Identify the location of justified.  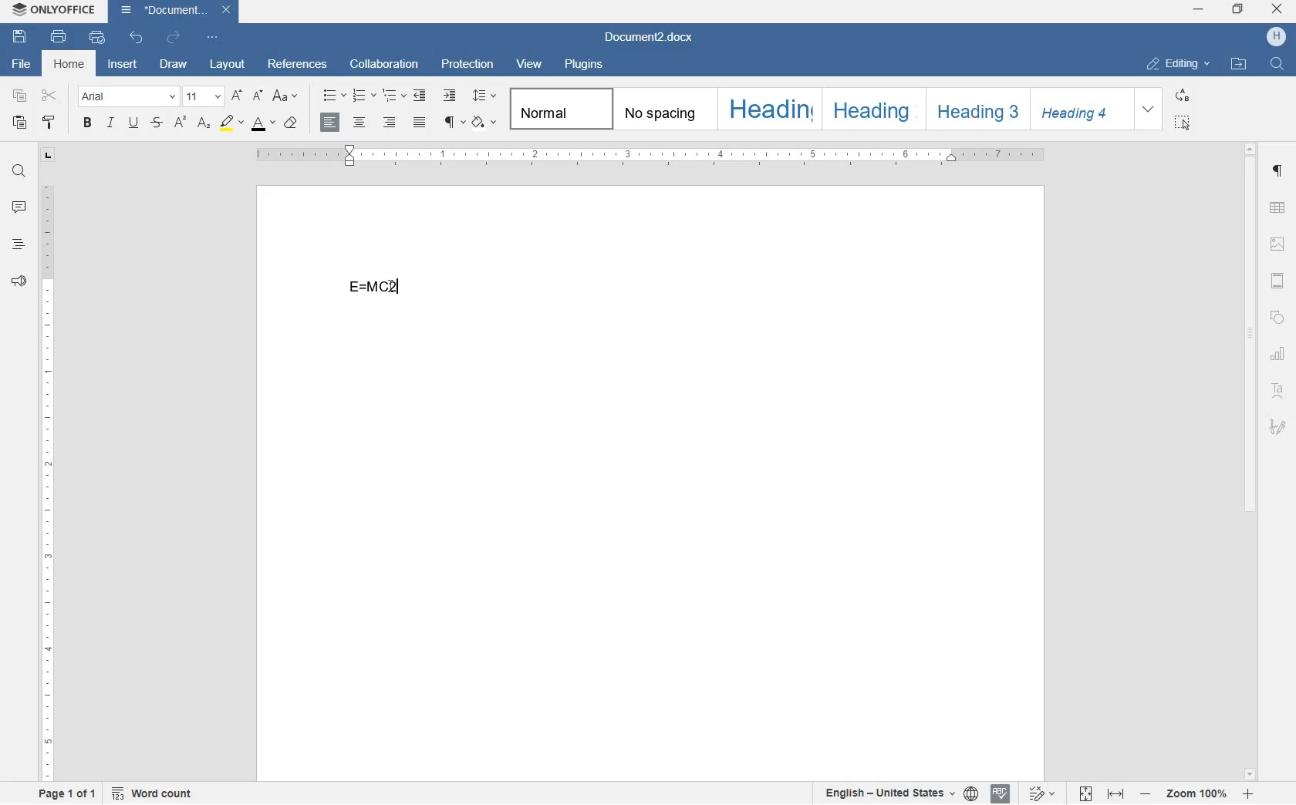
(420, 121).